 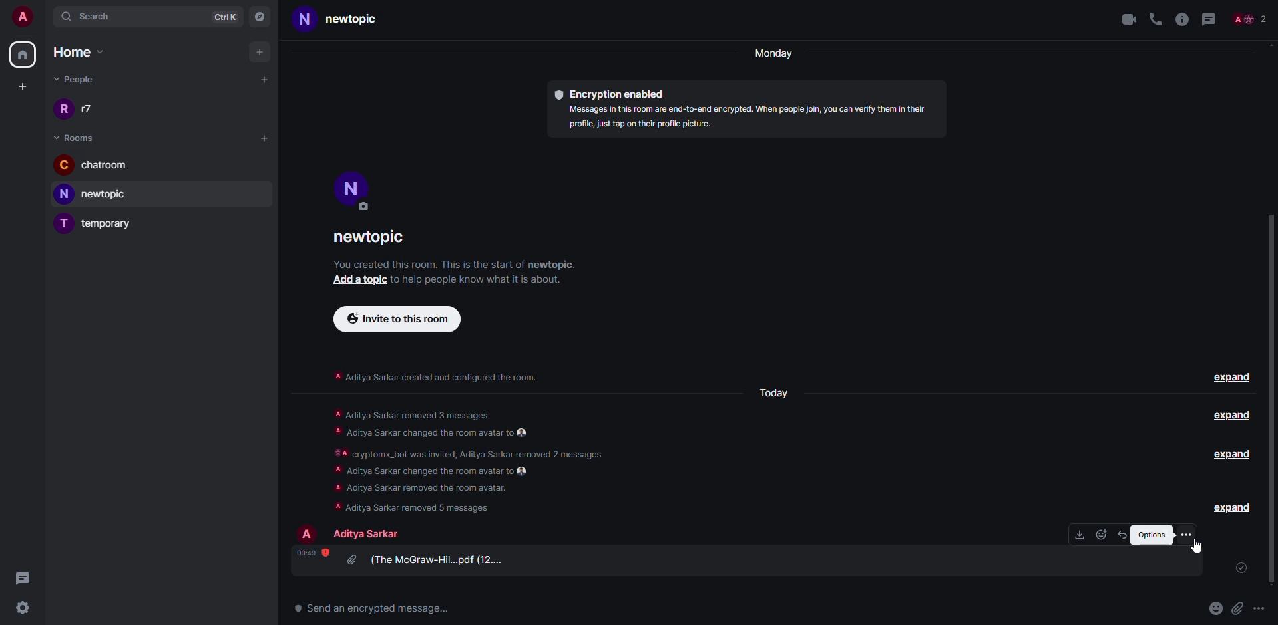 I want to click on threads, so click(x=1207, y=19).